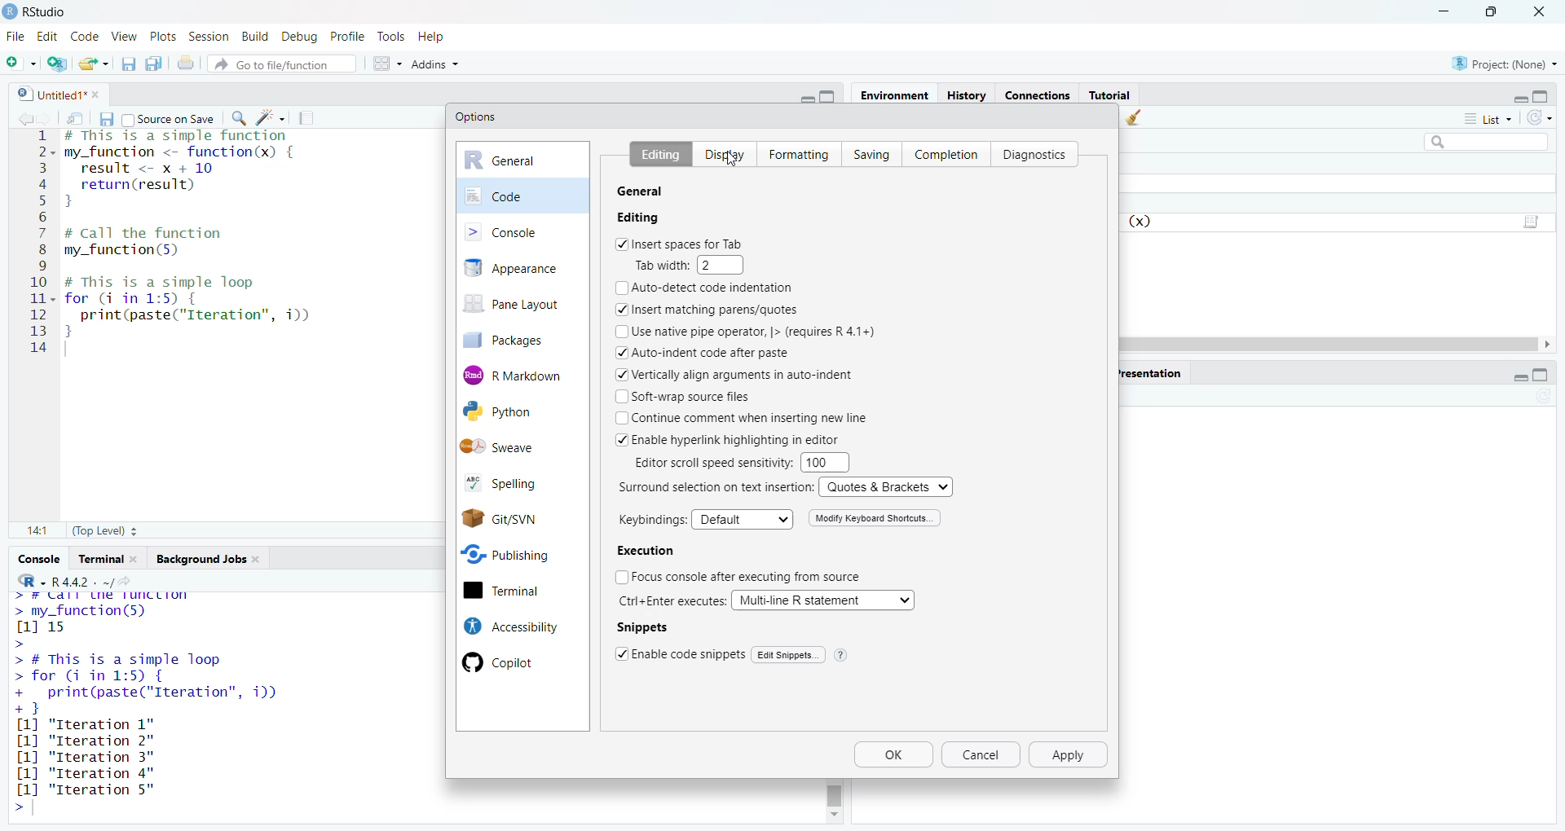 Image resolution: width=1565 pixels, height=831 pixels. Describe the element at coordinates (522, 268) in the screenshot. I see `appearance` at that location.